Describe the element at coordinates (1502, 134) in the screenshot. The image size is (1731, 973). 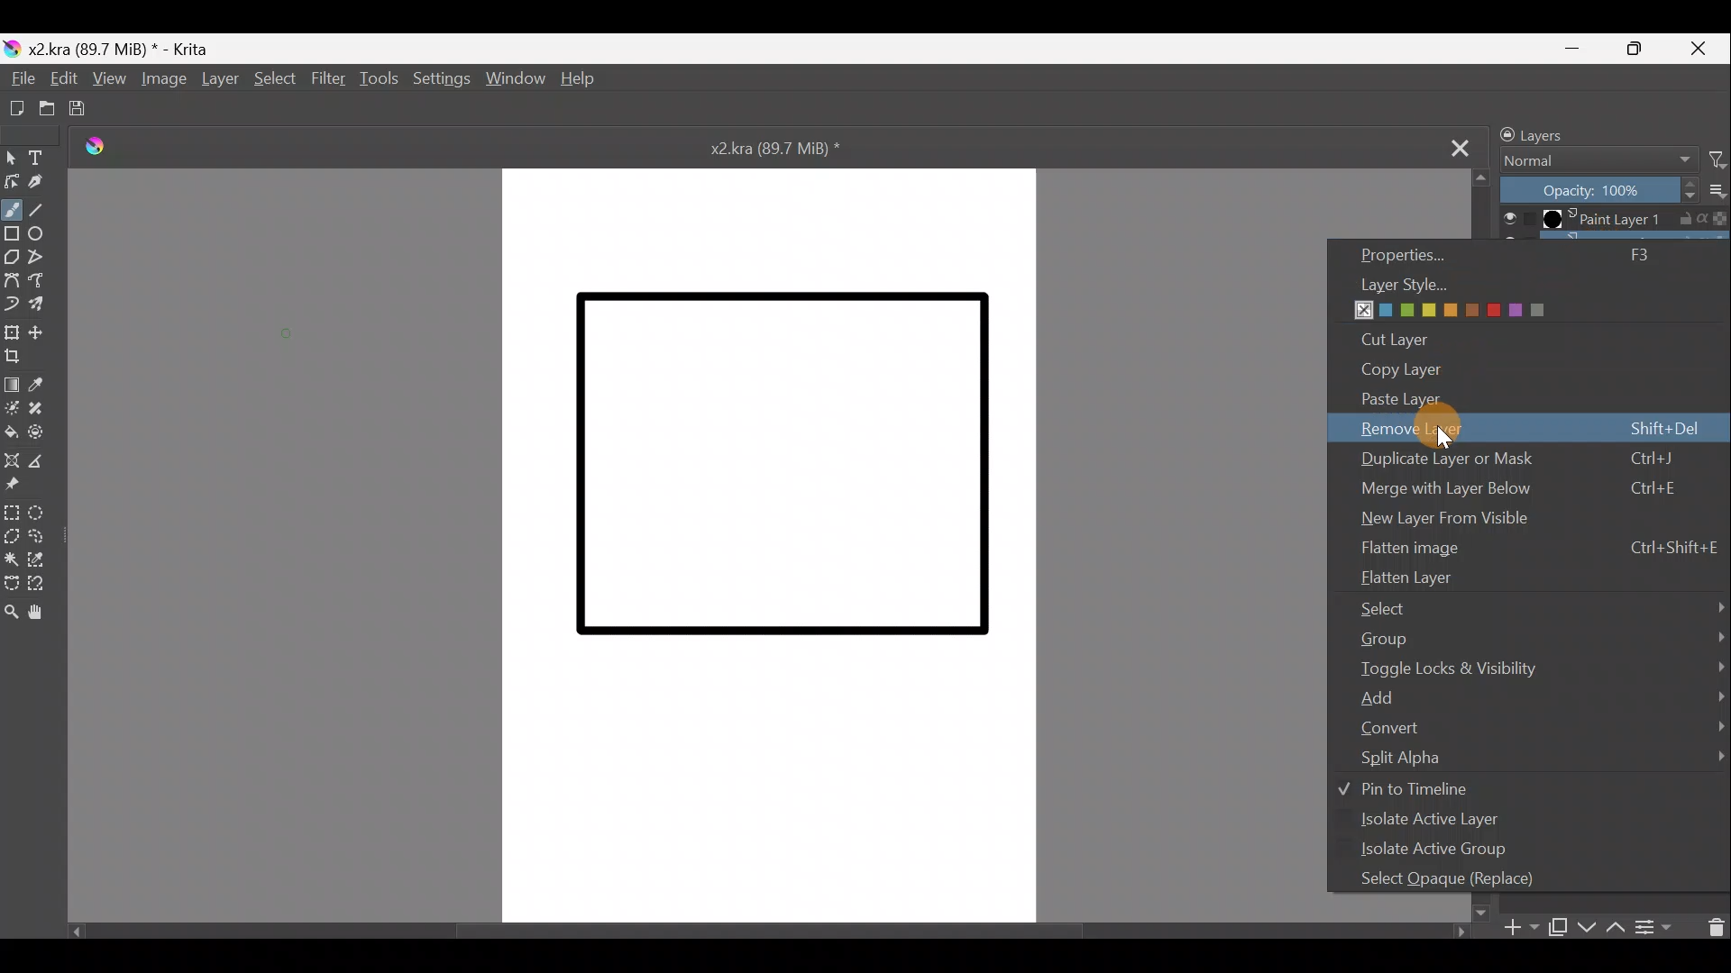
I see `Lock/unlock` at that location.